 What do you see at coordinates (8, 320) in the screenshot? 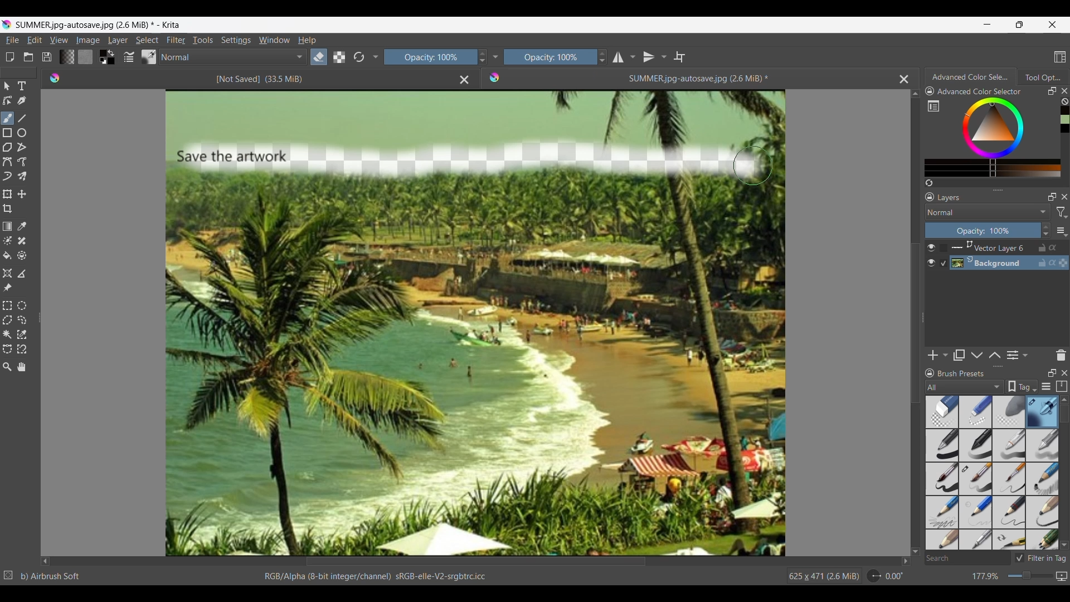
I see `Polygonal selection tool` at bounding box center [8, 320].